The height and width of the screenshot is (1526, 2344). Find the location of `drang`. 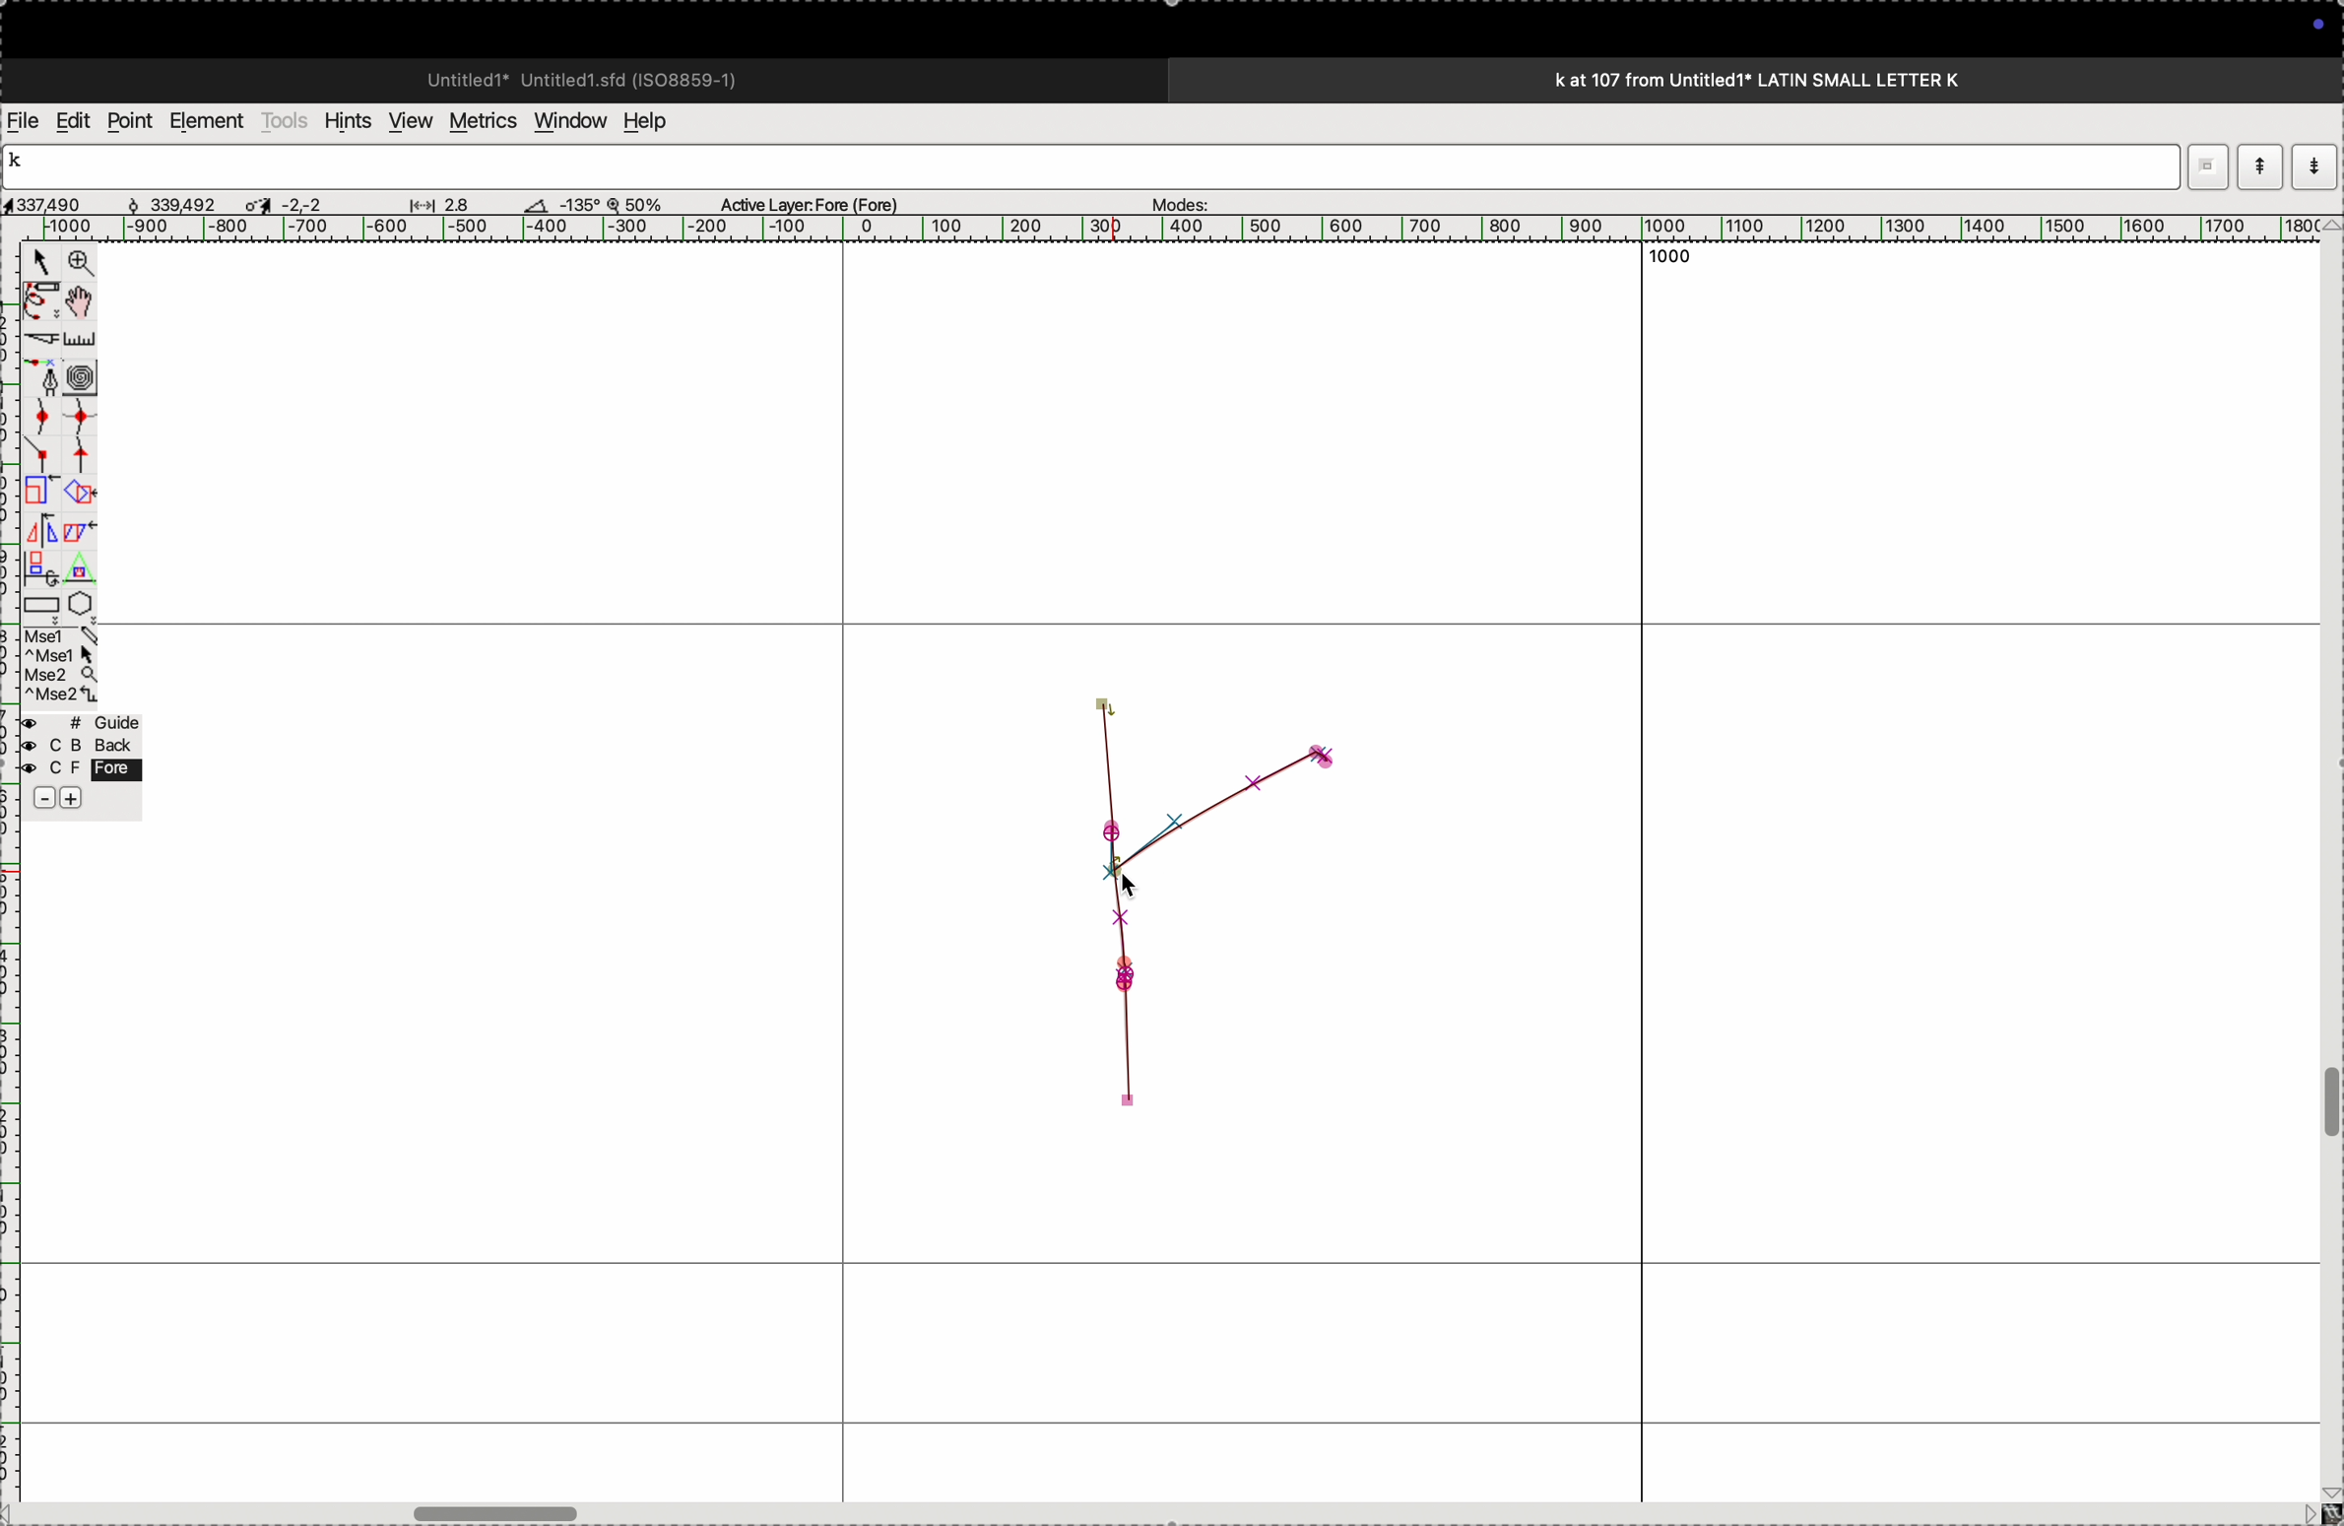

drang is located at coordinates (434, 201).